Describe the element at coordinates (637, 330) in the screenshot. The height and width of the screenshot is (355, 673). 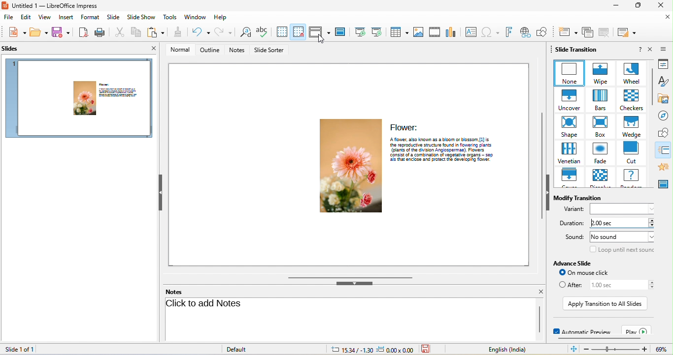
I see `play` at that location.